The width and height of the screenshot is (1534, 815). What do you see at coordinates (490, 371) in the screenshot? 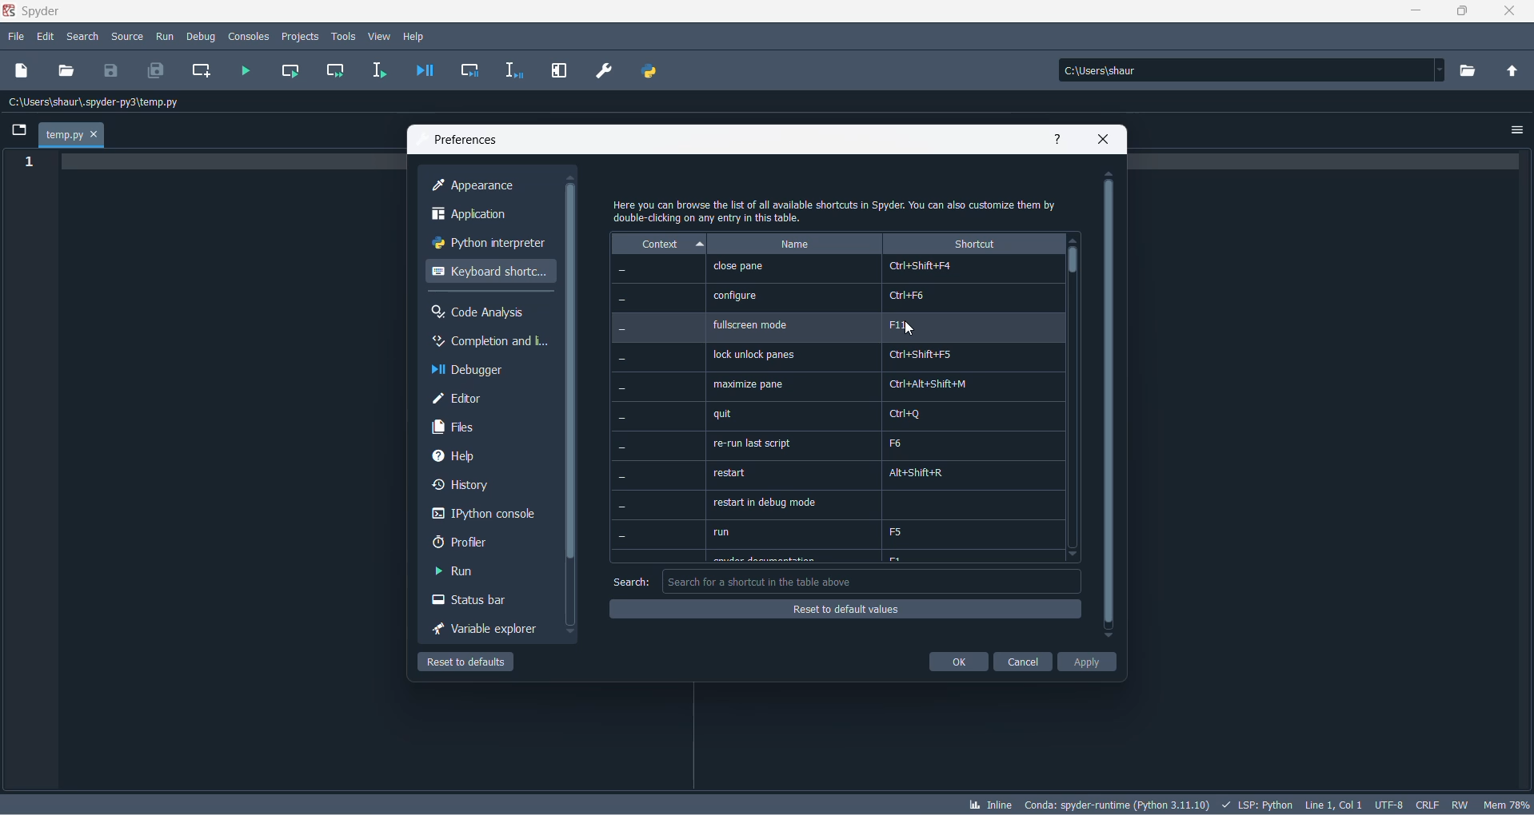
I see `debugger` at bounding box center [490, 371].